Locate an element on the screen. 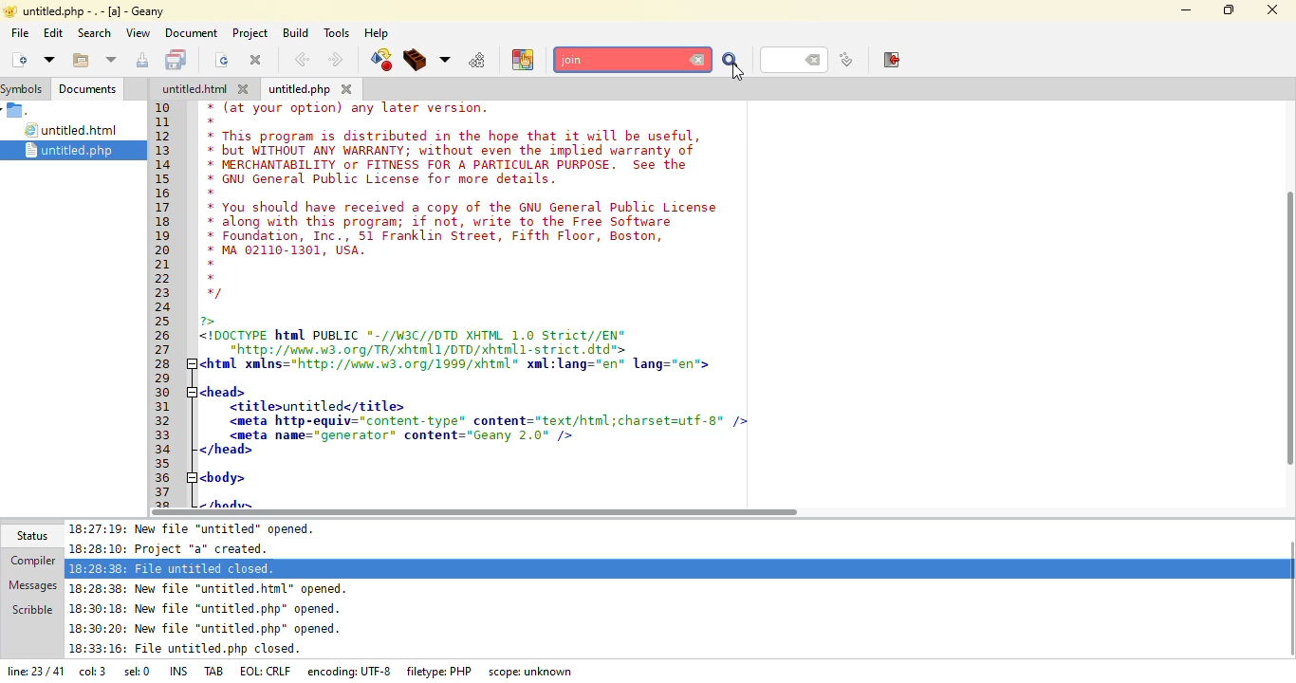 This screenshot has height=683, width=1296. * GNU General Public License for more details. is located at coordinates (383, 180).